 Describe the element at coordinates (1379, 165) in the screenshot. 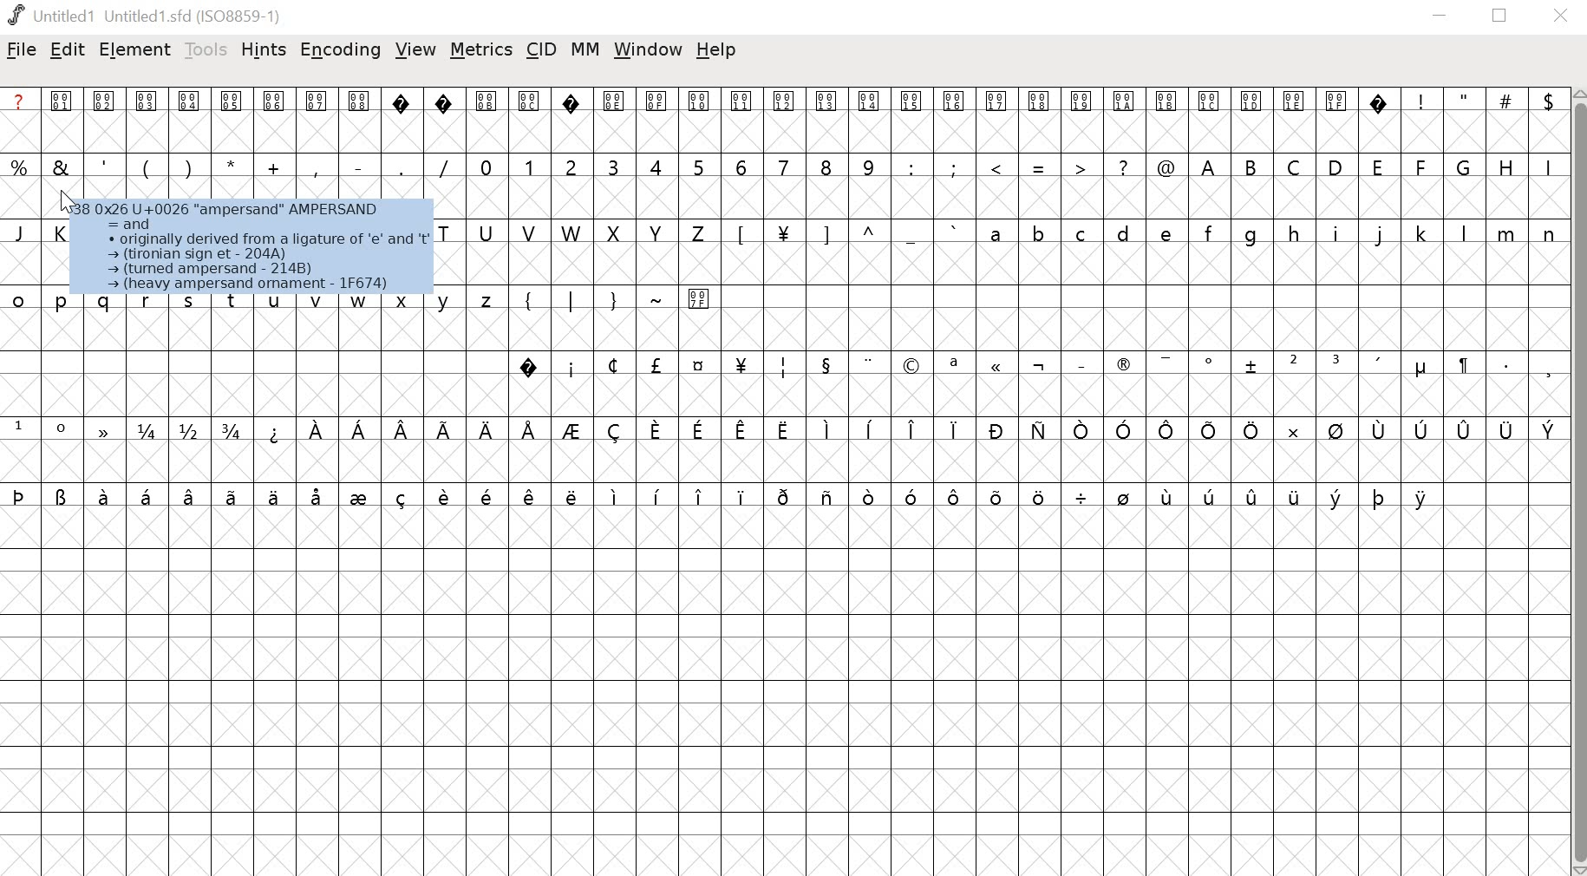

I see `E` at that location.